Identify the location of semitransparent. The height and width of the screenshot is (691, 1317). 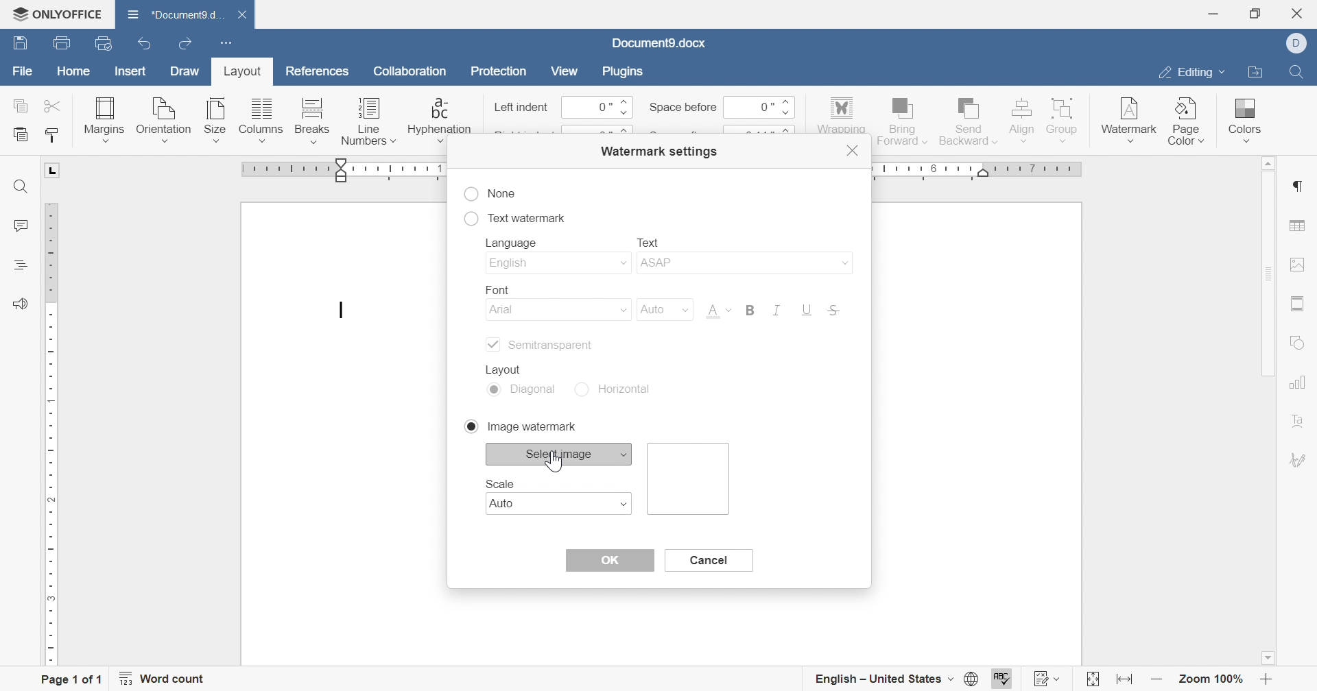
(538, 345).